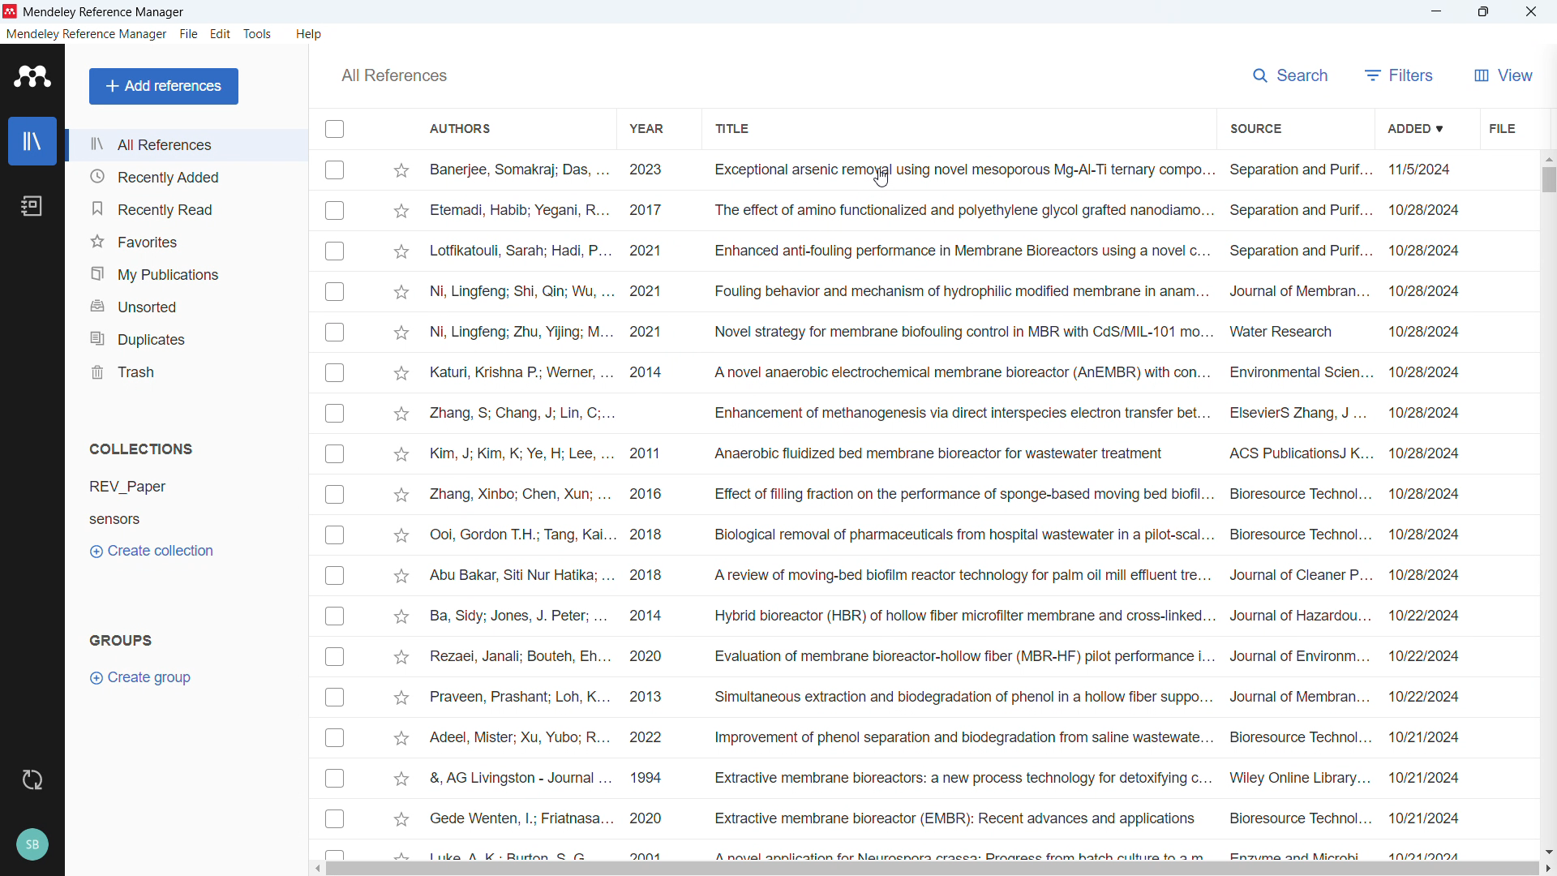 The width and height of the screenshot is (1557, 876). I want to click on click to starmark individuals entries, so click(403, 852).